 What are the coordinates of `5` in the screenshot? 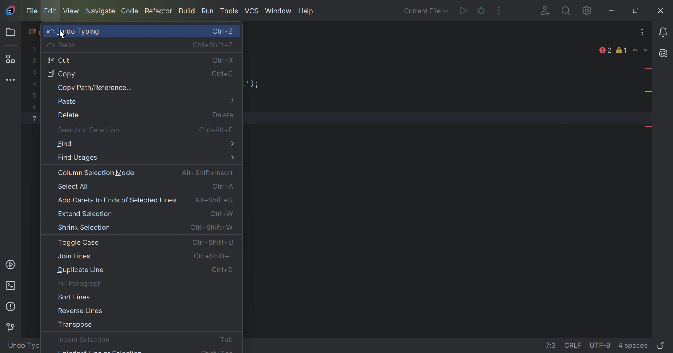 It's located at (35, 96).